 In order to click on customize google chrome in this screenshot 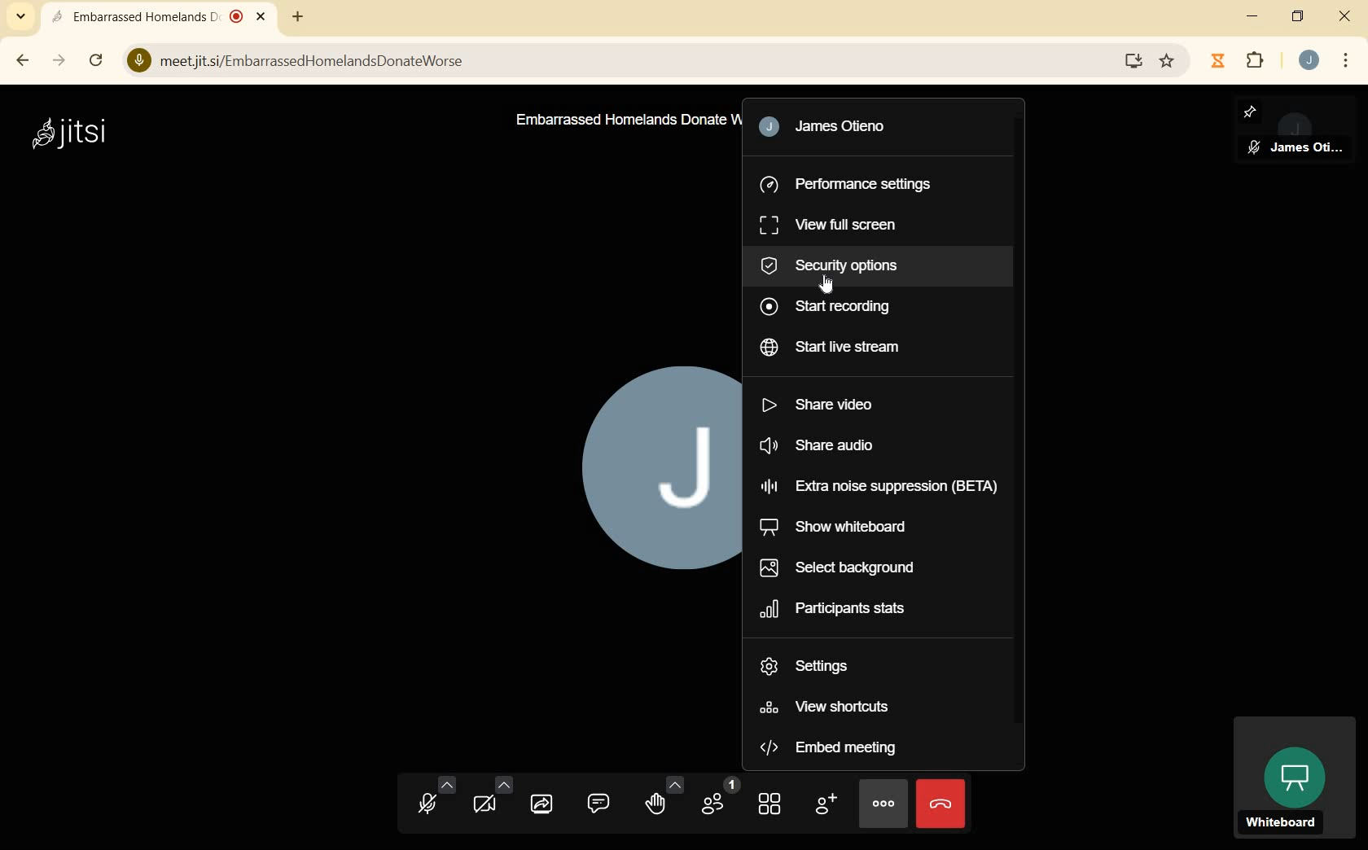, I will do `click(1345, 61)`.